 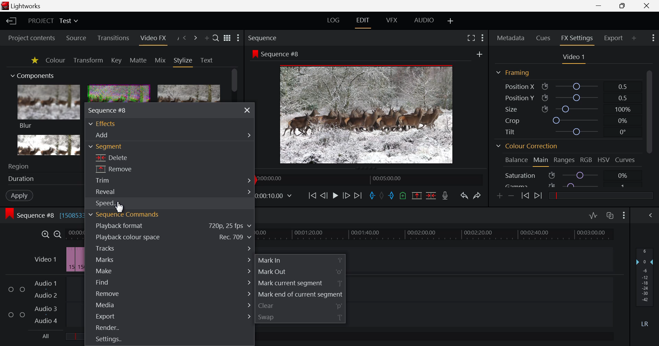 What do you see at coordinates (171, 260) in the screenshot?
I see `Marks` at bounding box center [171, 260].